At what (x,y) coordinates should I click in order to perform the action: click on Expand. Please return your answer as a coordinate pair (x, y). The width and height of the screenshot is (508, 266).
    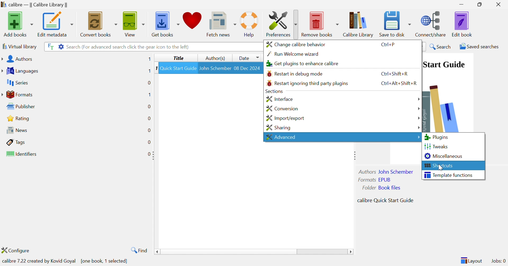
    Looking at the image, I should click on (154, 156).